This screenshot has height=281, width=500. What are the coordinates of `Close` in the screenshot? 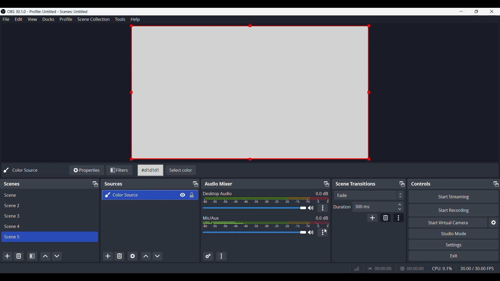 It's located at (492, 11).